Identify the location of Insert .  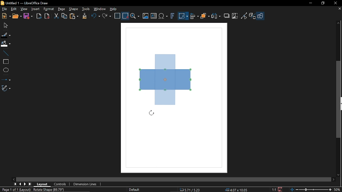
(35, 9).